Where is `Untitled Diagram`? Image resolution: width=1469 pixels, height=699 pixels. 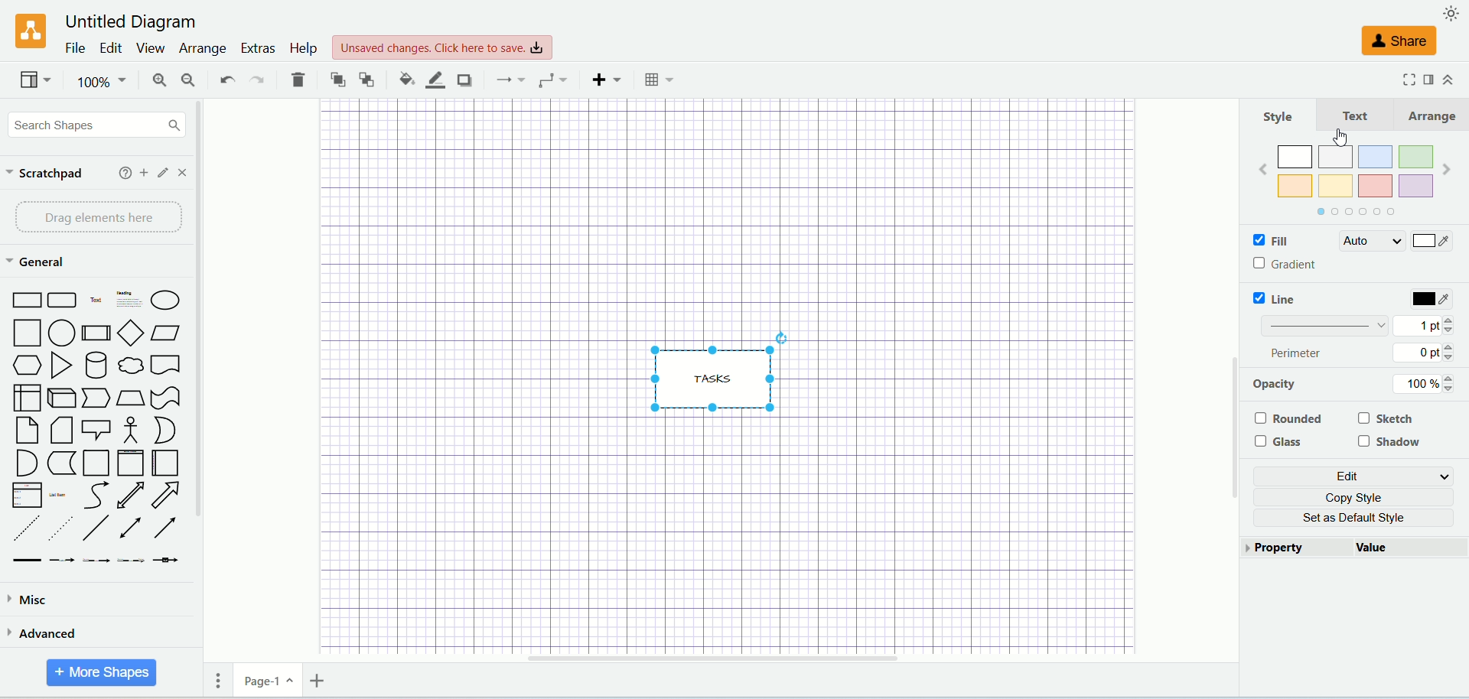 Untitled Diagram is located at coordinates (125, 22).